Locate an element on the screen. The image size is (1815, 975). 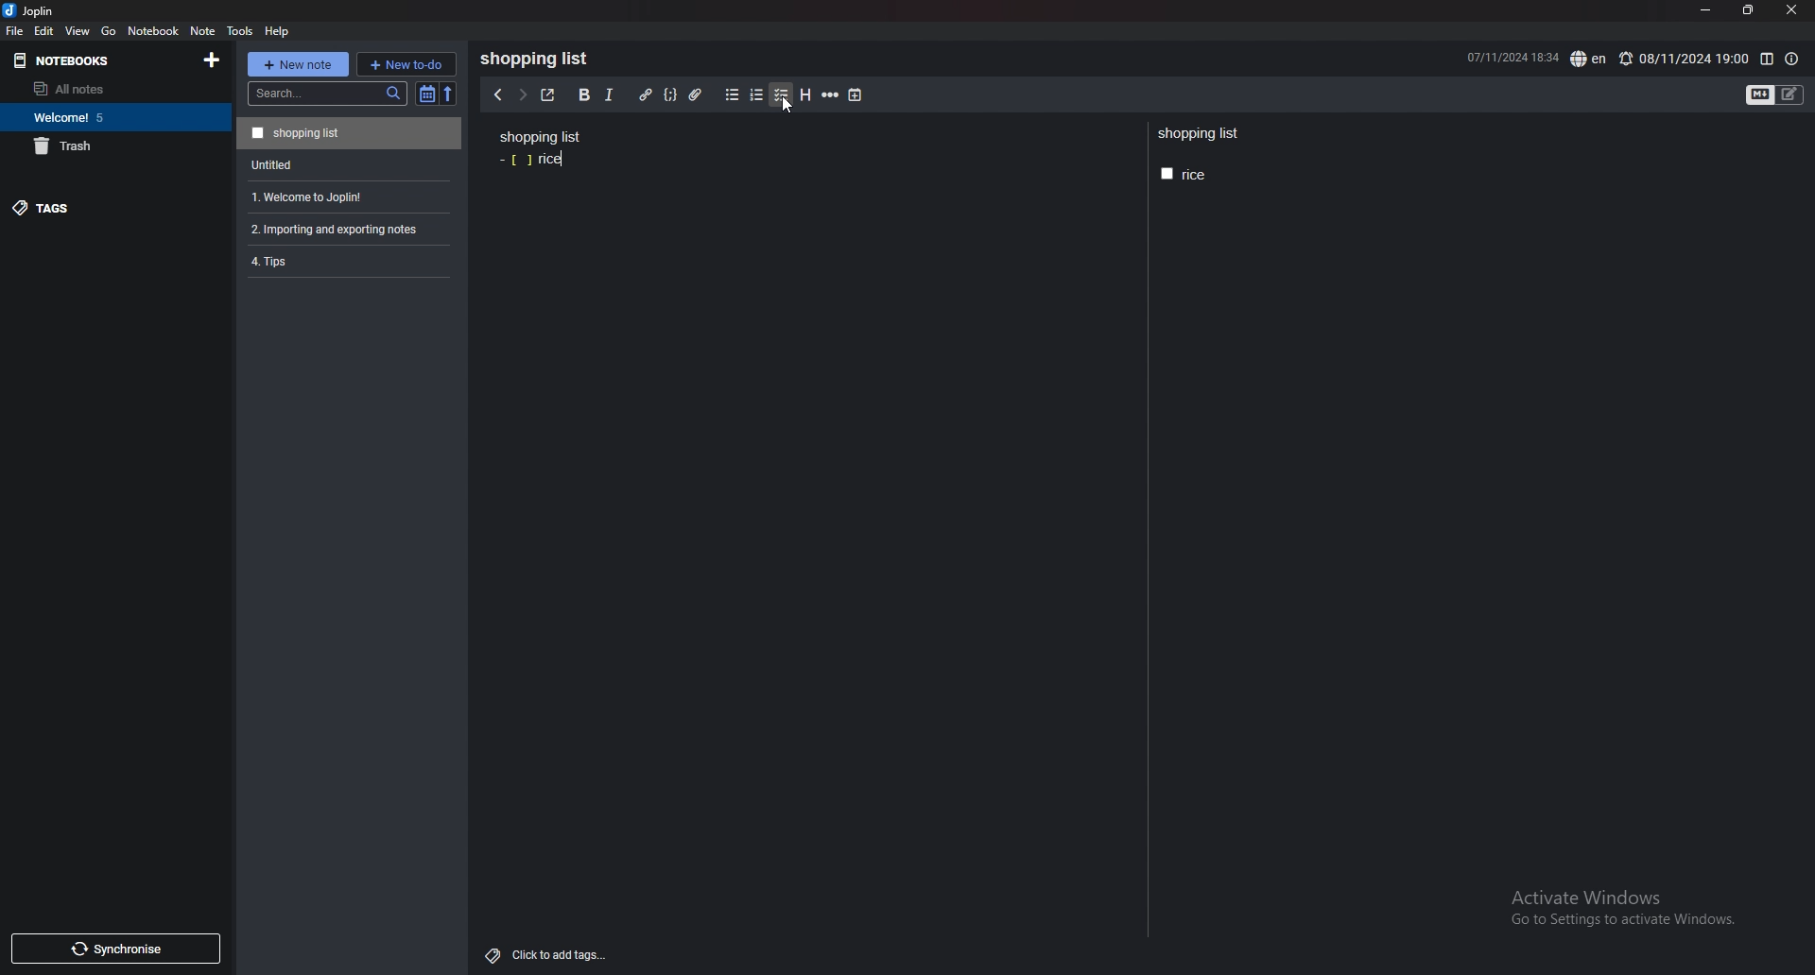
toggle editors is located at coordinates (1775, 95).